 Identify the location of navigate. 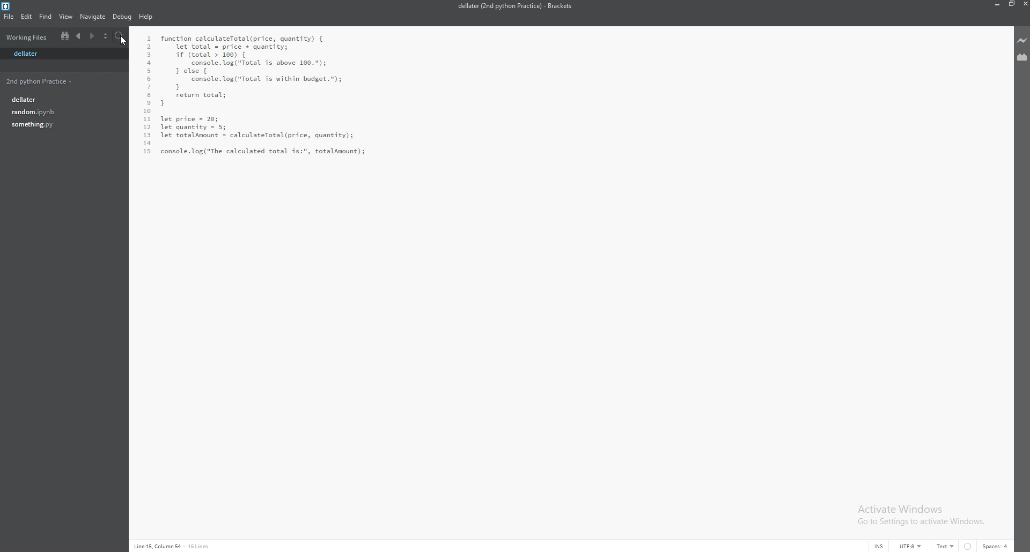
(93, 17).